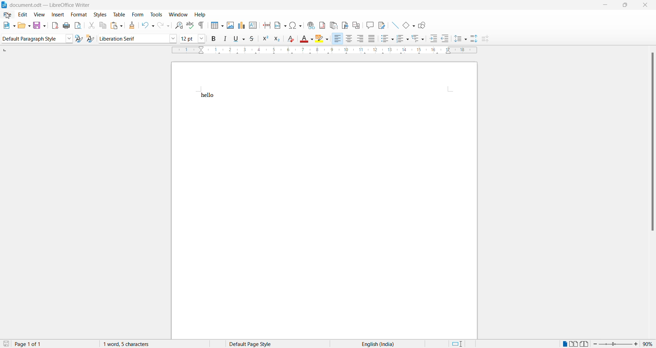  I want to click on Print preview, so click(78, 26).